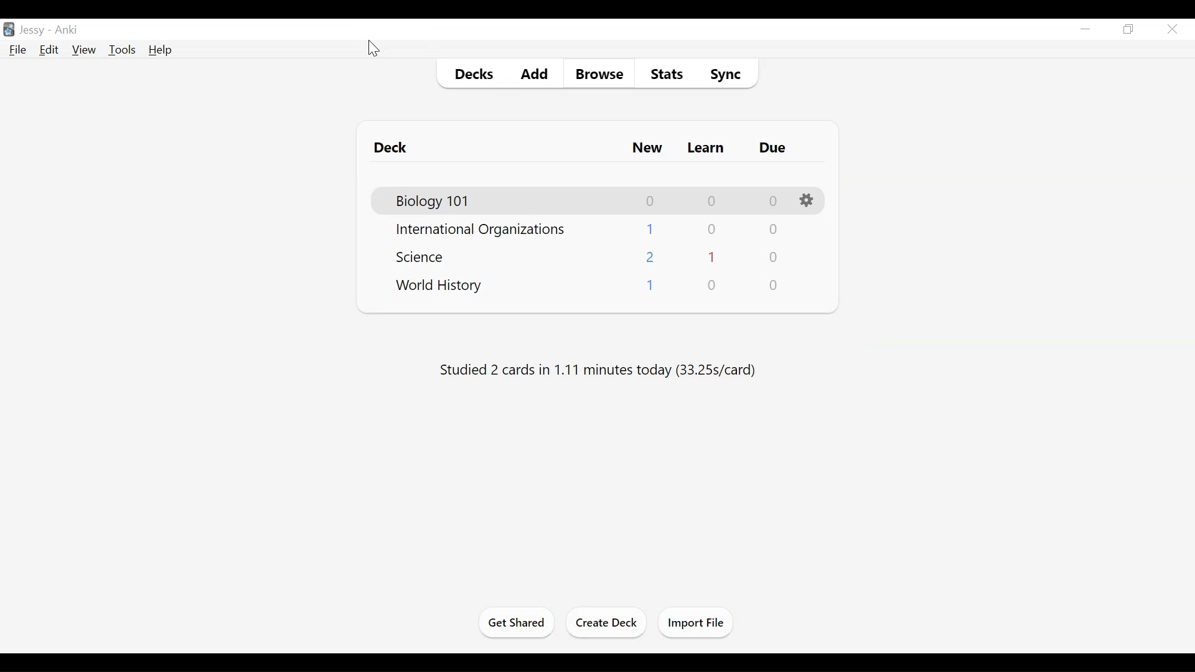 This screenshot has width=1195, height=672. What do you see at coordinates (774, 230) in the screenshot?
I see `Due Cards Count` at bounding box center [774, 230].